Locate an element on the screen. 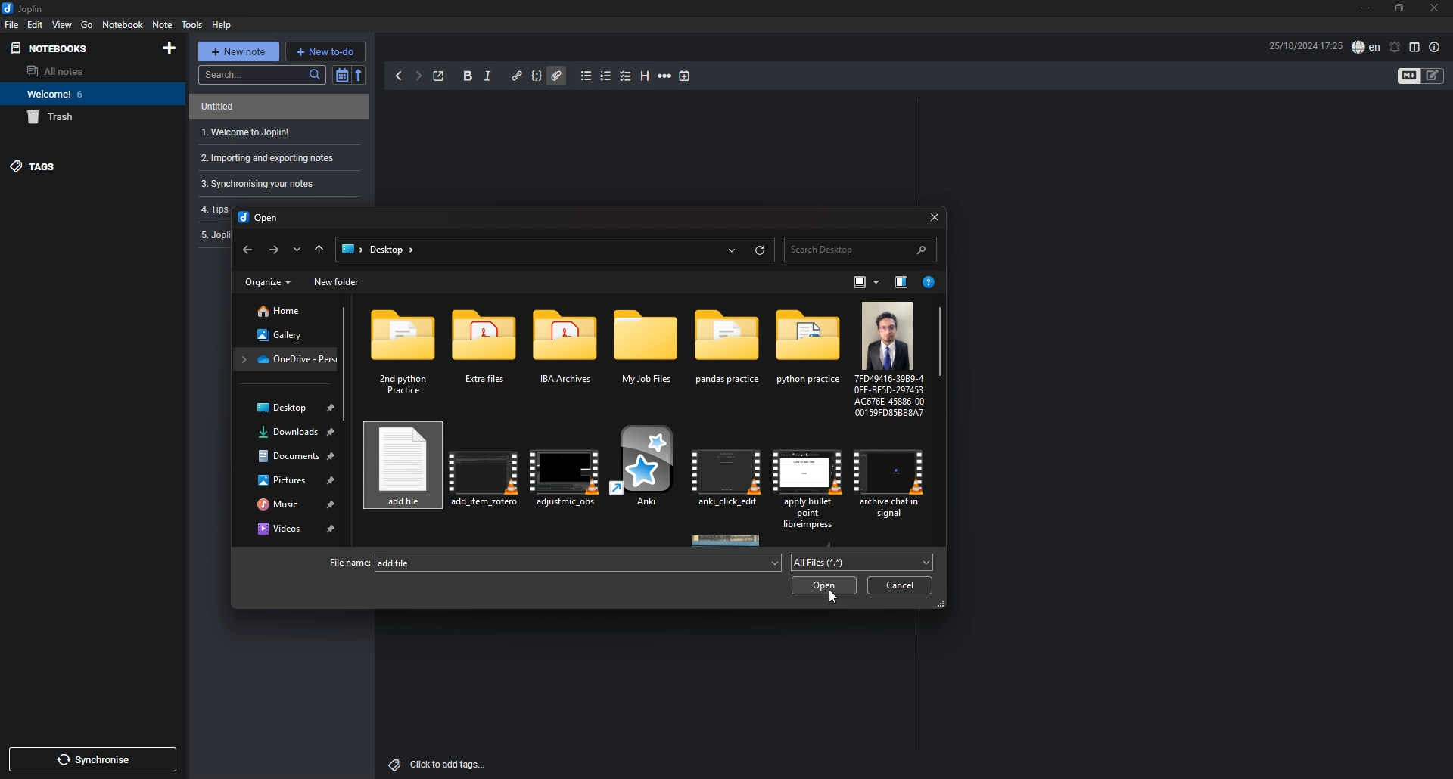 The height and width of the screenshot is (779, 1453). forward is located at coordinates (272, 250).